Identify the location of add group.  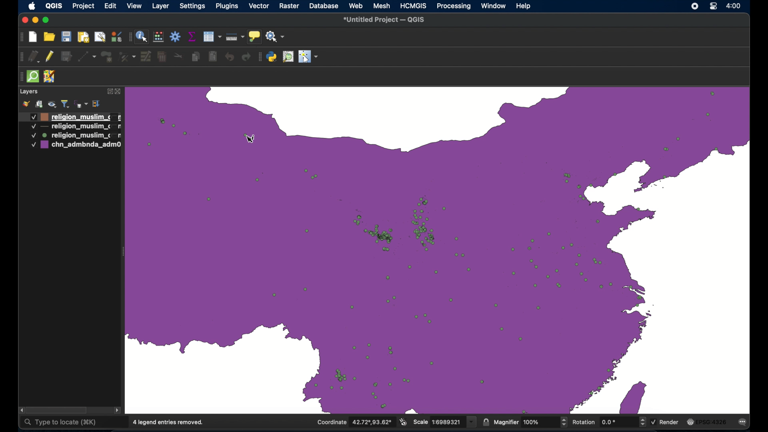
(39, 104).